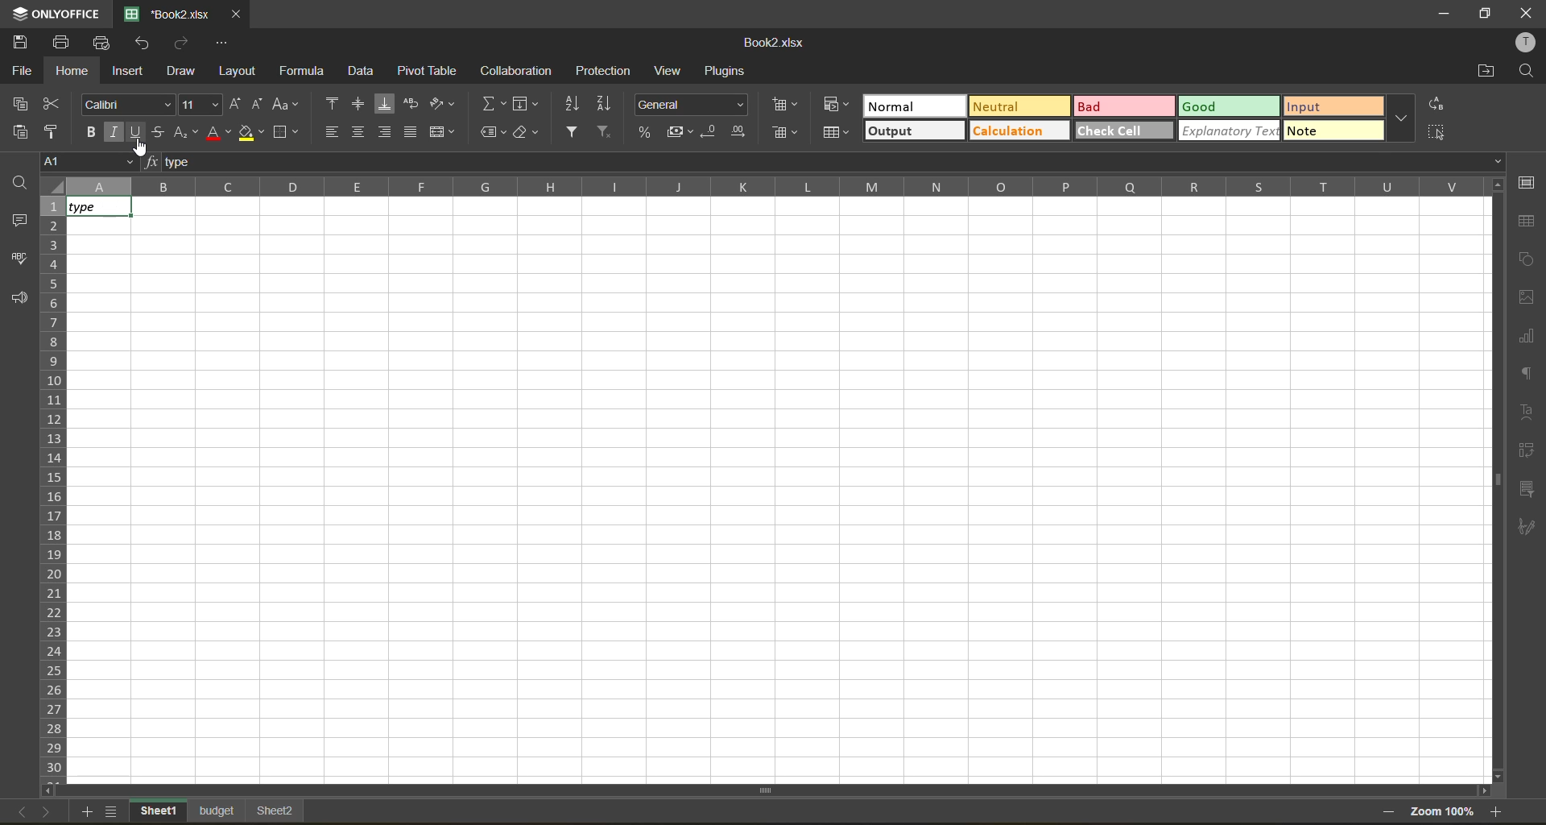  I want to click on good, so click(1234, 107).